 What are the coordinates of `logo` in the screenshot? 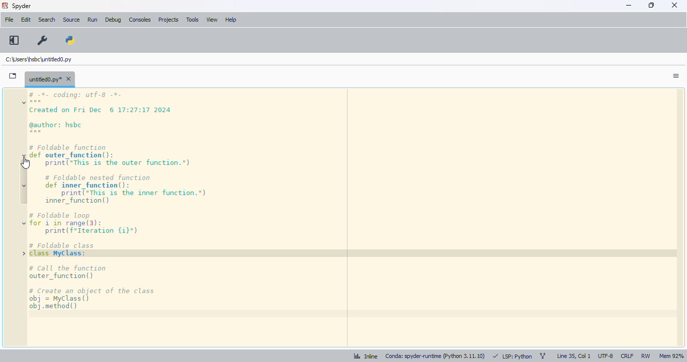 It's located at (5, 6).